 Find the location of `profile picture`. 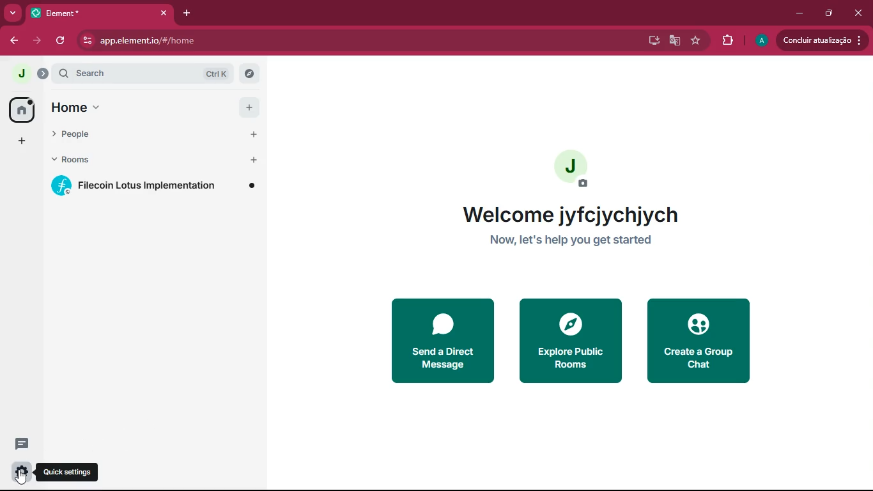

profile picture is located at coordinates (576, 164).